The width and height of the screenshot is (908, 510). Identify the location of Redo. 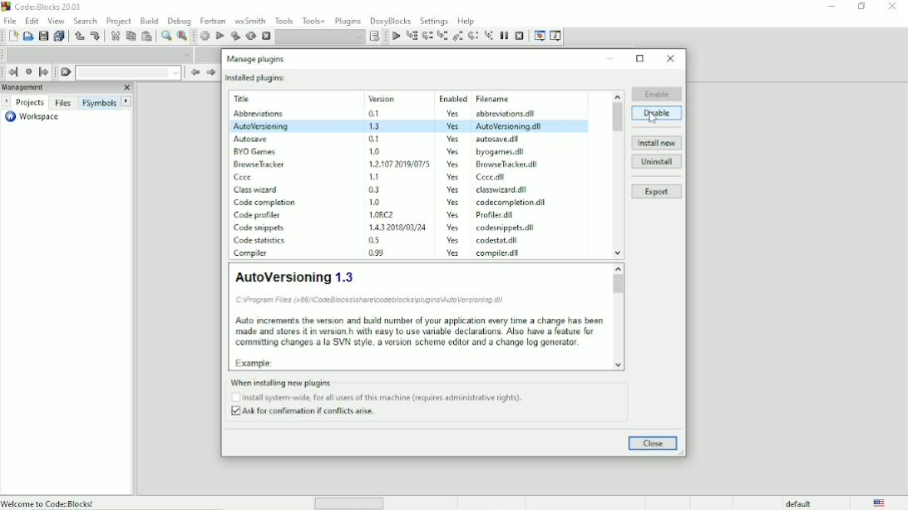
(95, 36).